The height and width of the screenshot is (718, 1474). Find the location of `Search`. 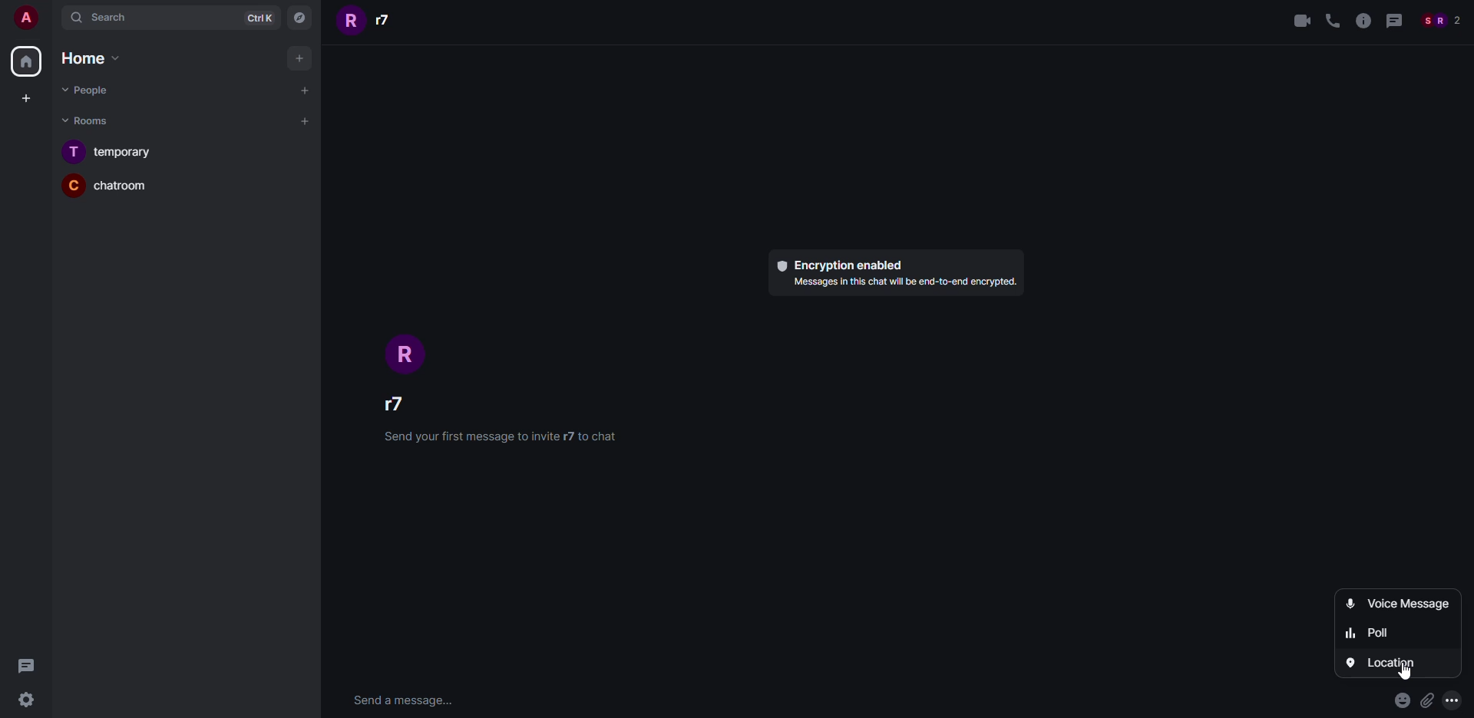

Search is located at coordinates (142, 18).